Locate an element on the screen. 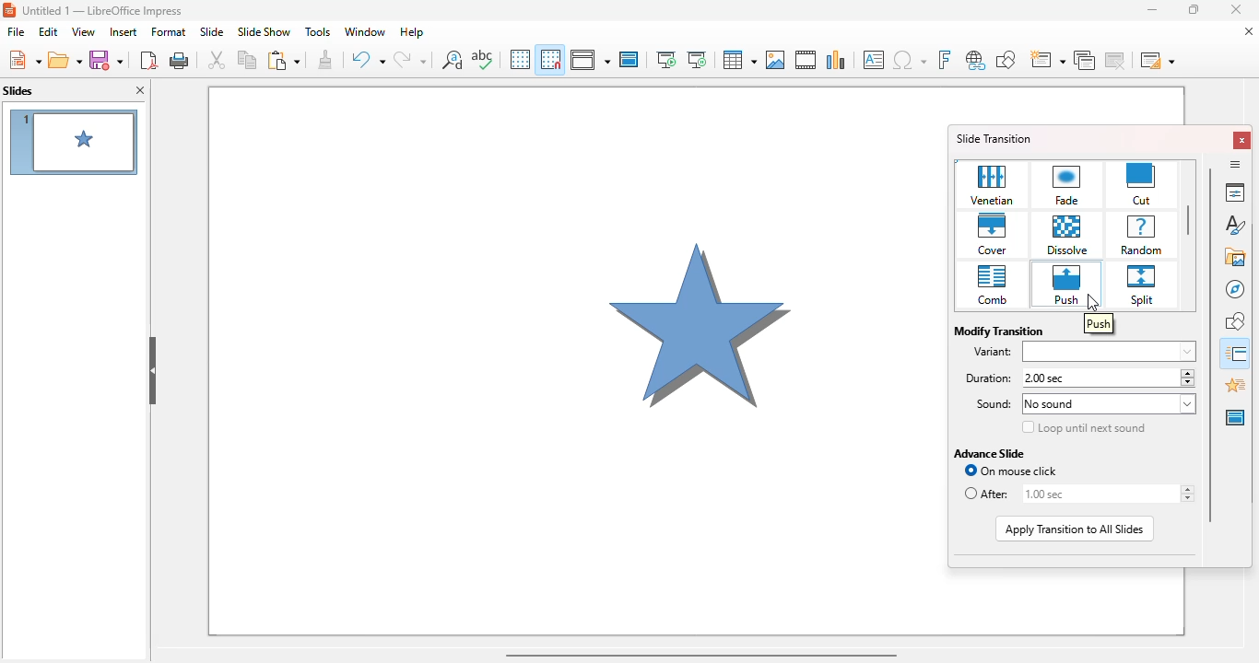  maximize is located at coordinates (1193, 9).